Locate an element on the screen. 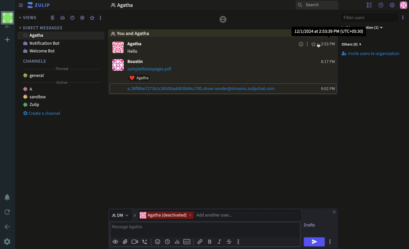  Help is located at coordinates (382, 6).